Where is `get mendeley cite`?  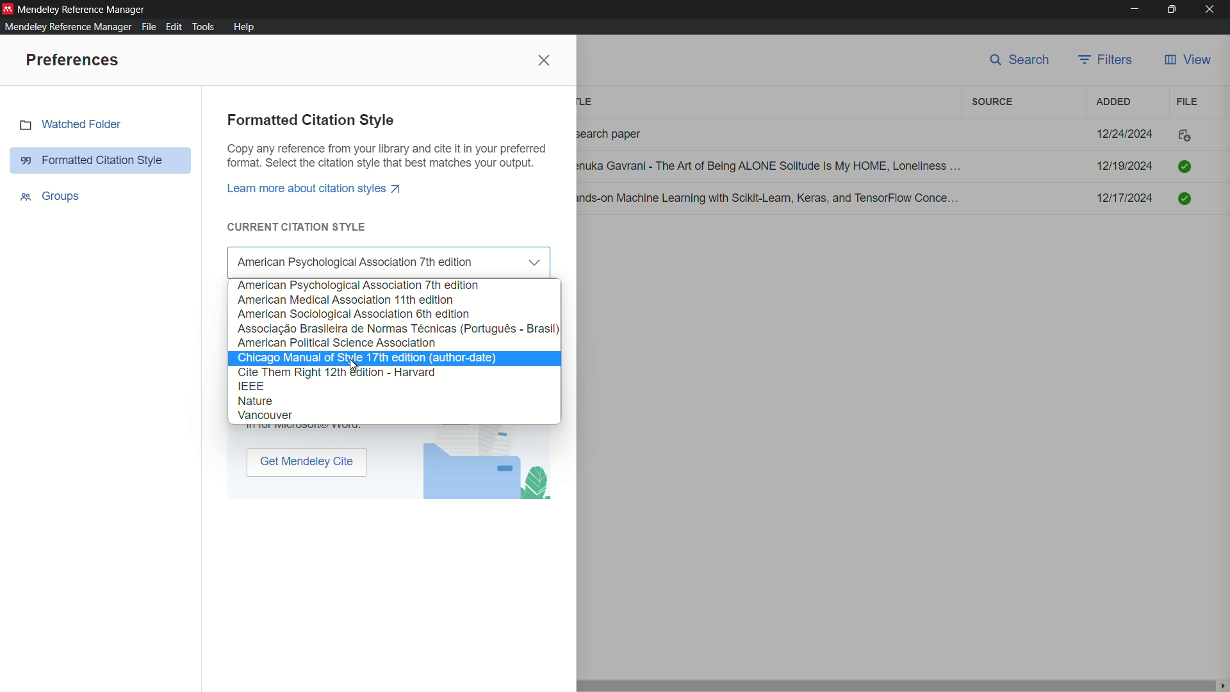 get mendeley cite is located at coordinates (308, 462).